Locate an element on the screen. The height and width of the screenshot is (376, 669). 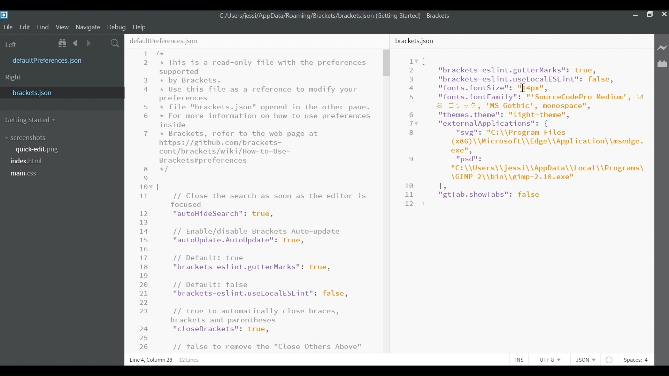
cursor is located at coordinates (523, 88).